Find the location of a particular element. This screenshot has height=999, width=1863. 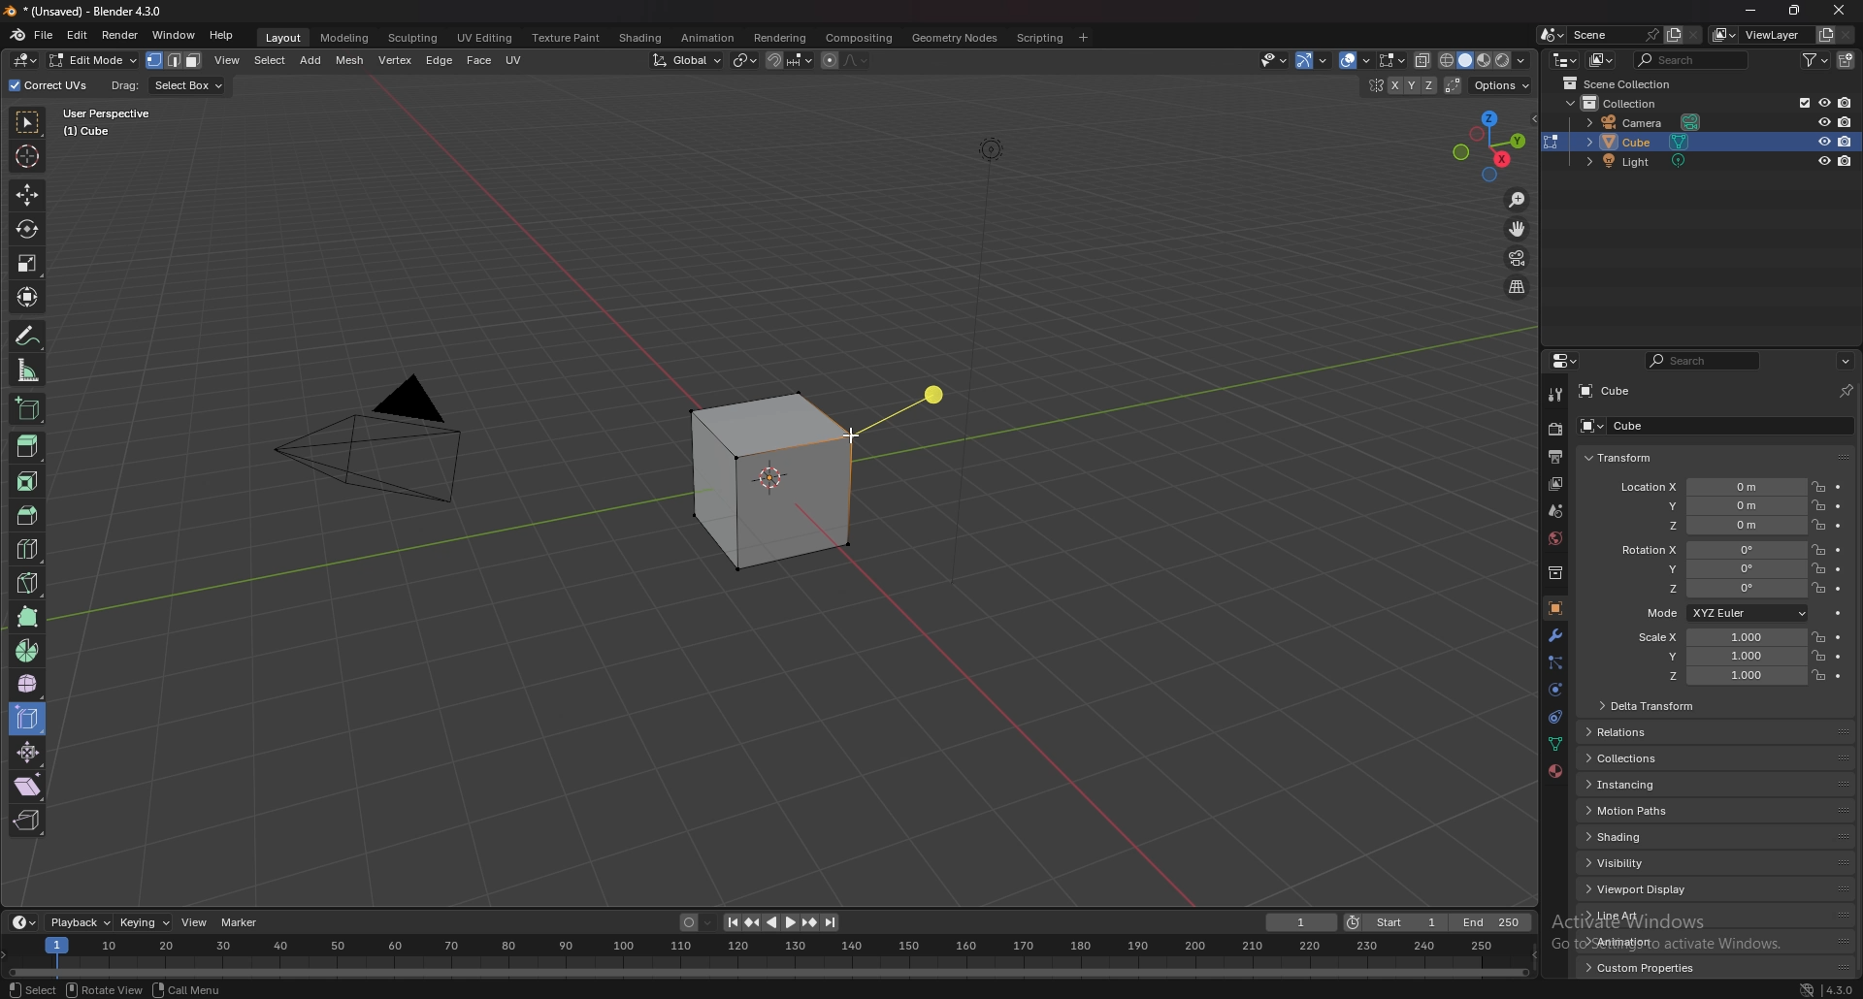

marker is located at coordinates (241, 922).